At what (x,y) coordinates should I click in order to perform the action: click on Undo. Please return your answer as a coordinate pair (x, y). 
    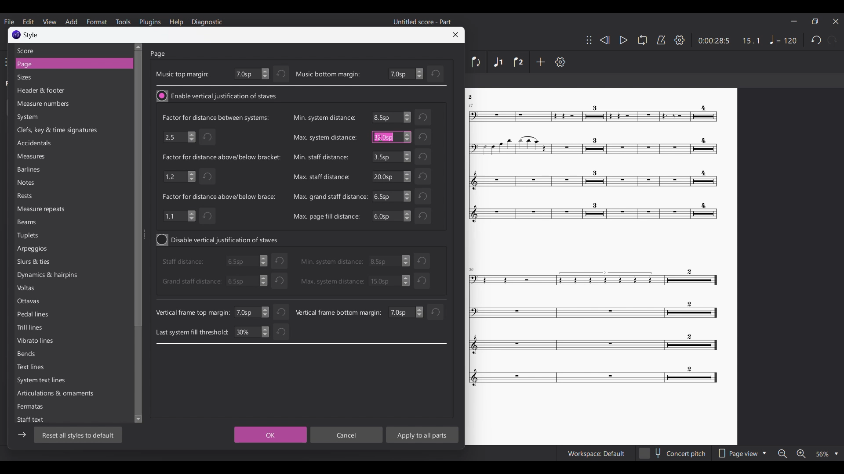
    Looking at the image, I should click on (280, 333).